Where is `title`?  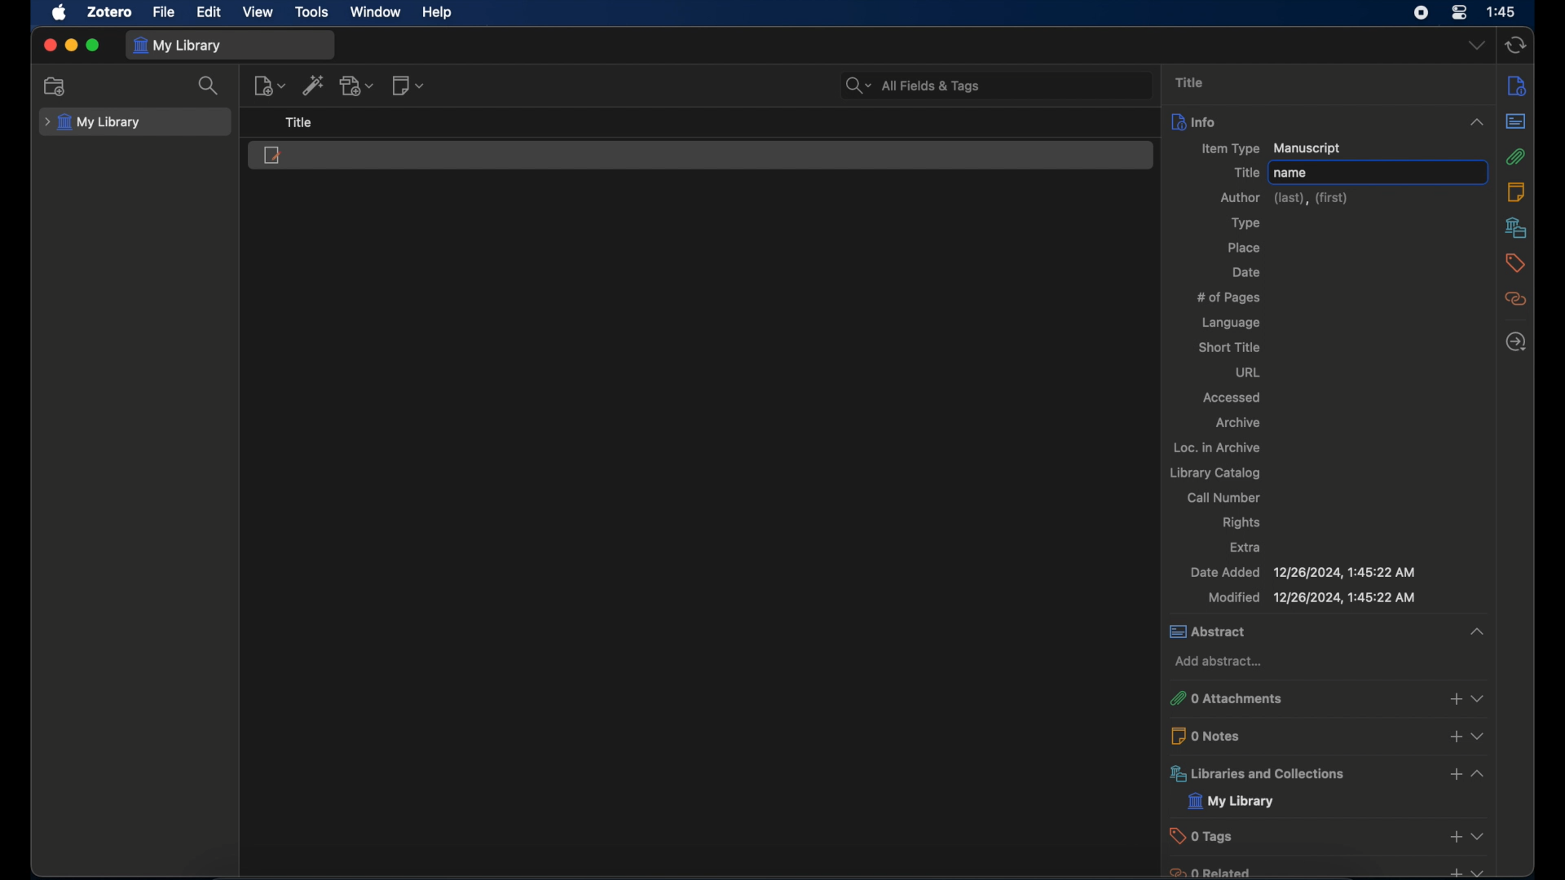
title is located at coordinates (1189, 82).